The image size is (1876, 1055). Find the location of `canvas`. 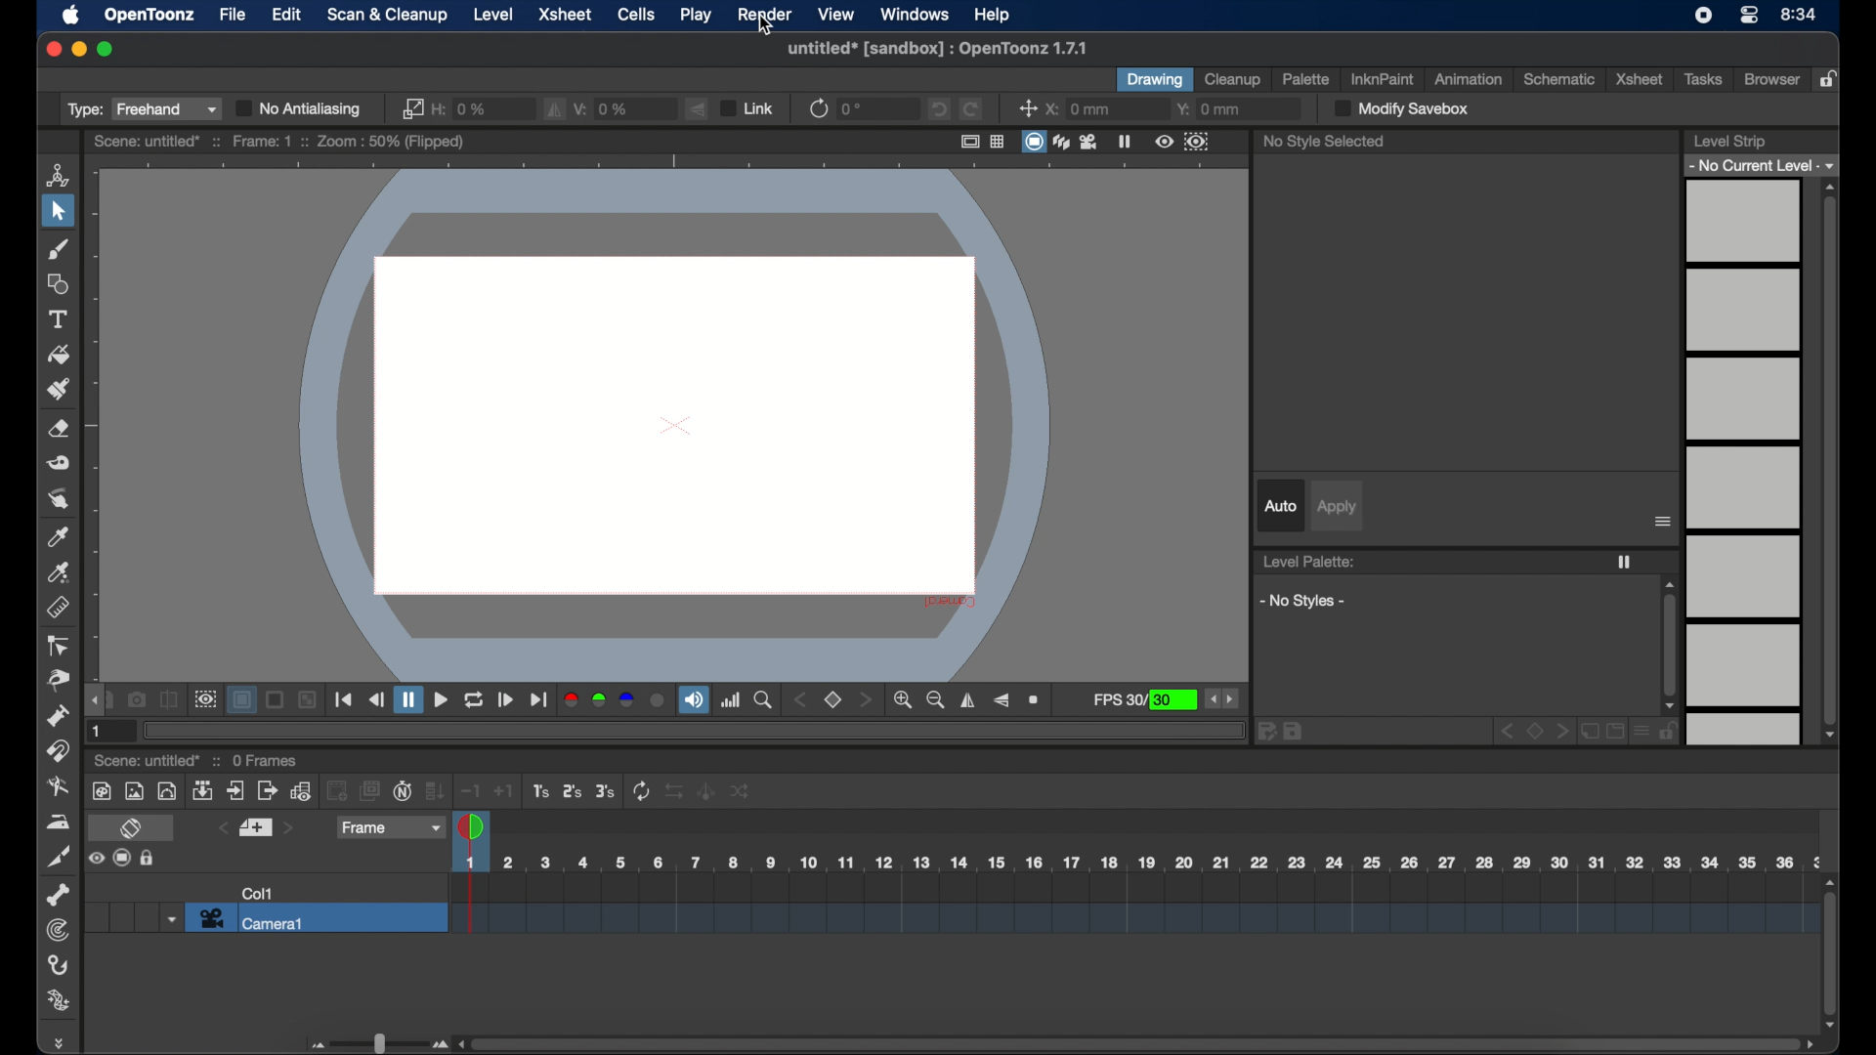

canvas is located at coordinates (664, 420).